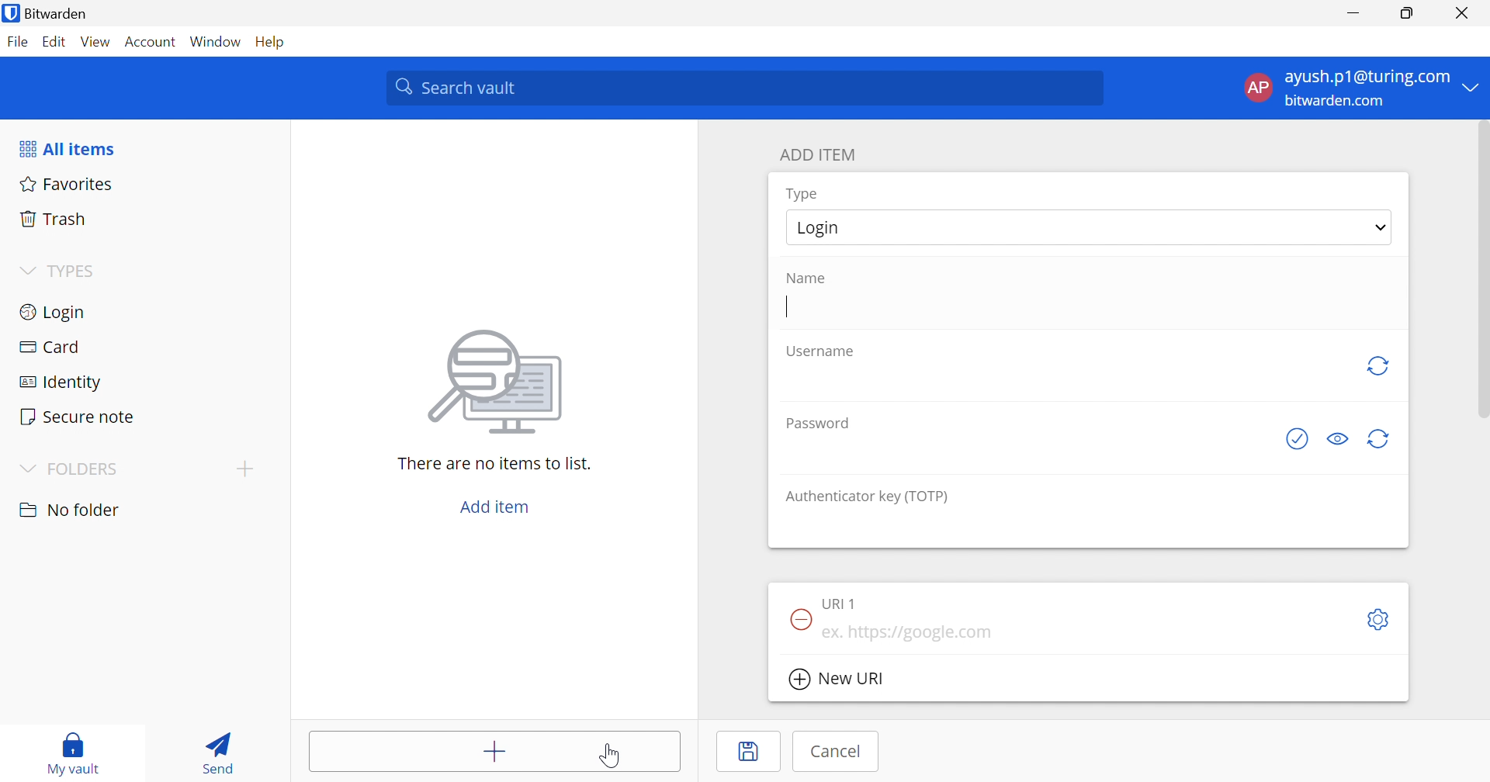 The width and height of the screenshot is (1490, 782). I want to click on Add item, so click(495, 507).